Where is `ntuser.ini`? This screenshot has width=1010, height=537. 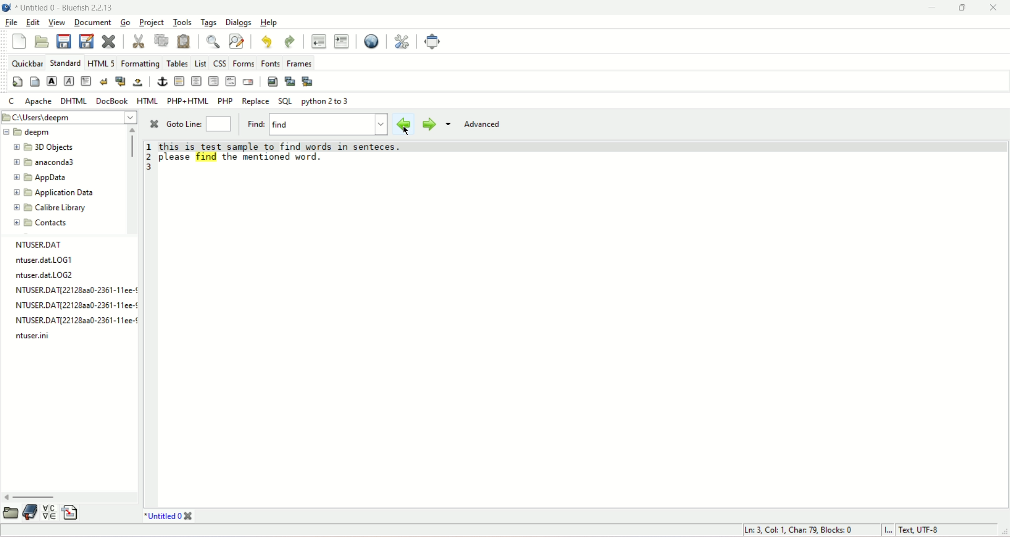 ntuser.ini is located at coordinates (35, 338).